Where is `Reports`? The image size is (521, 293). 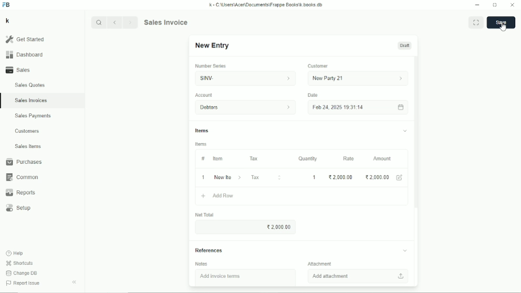
Reports is located at coordinates (20, 193).